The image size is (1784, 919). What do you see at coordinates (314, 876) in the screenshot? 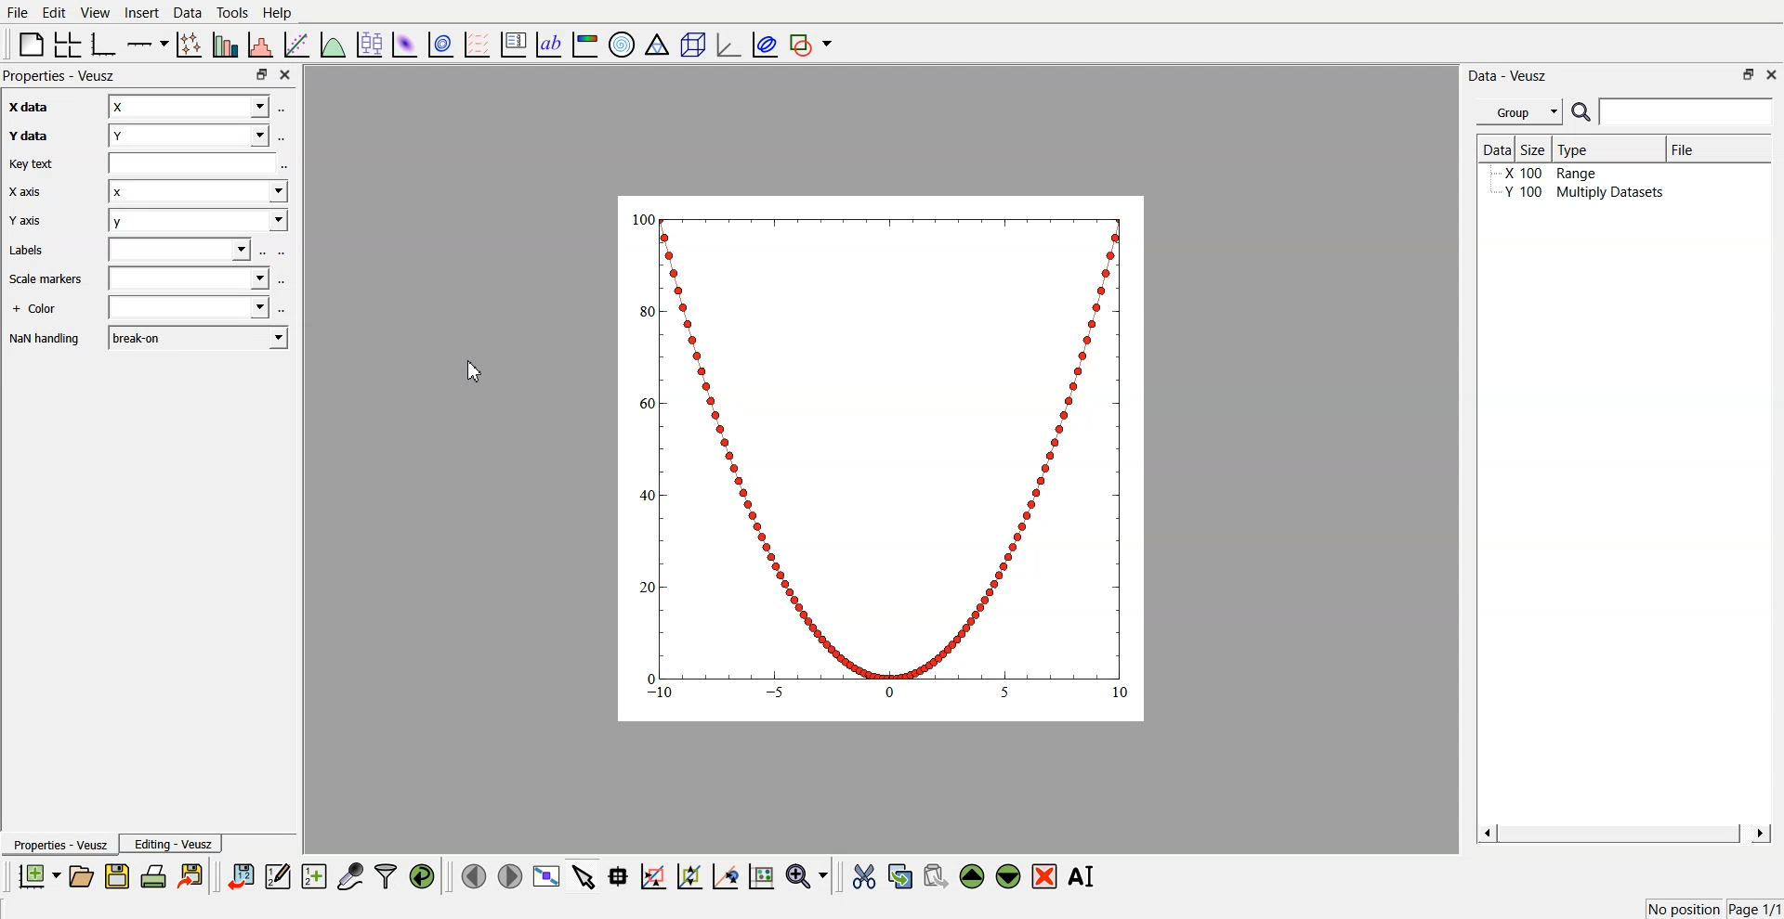
I see `create new datasets` at bounding box center [314, 876].